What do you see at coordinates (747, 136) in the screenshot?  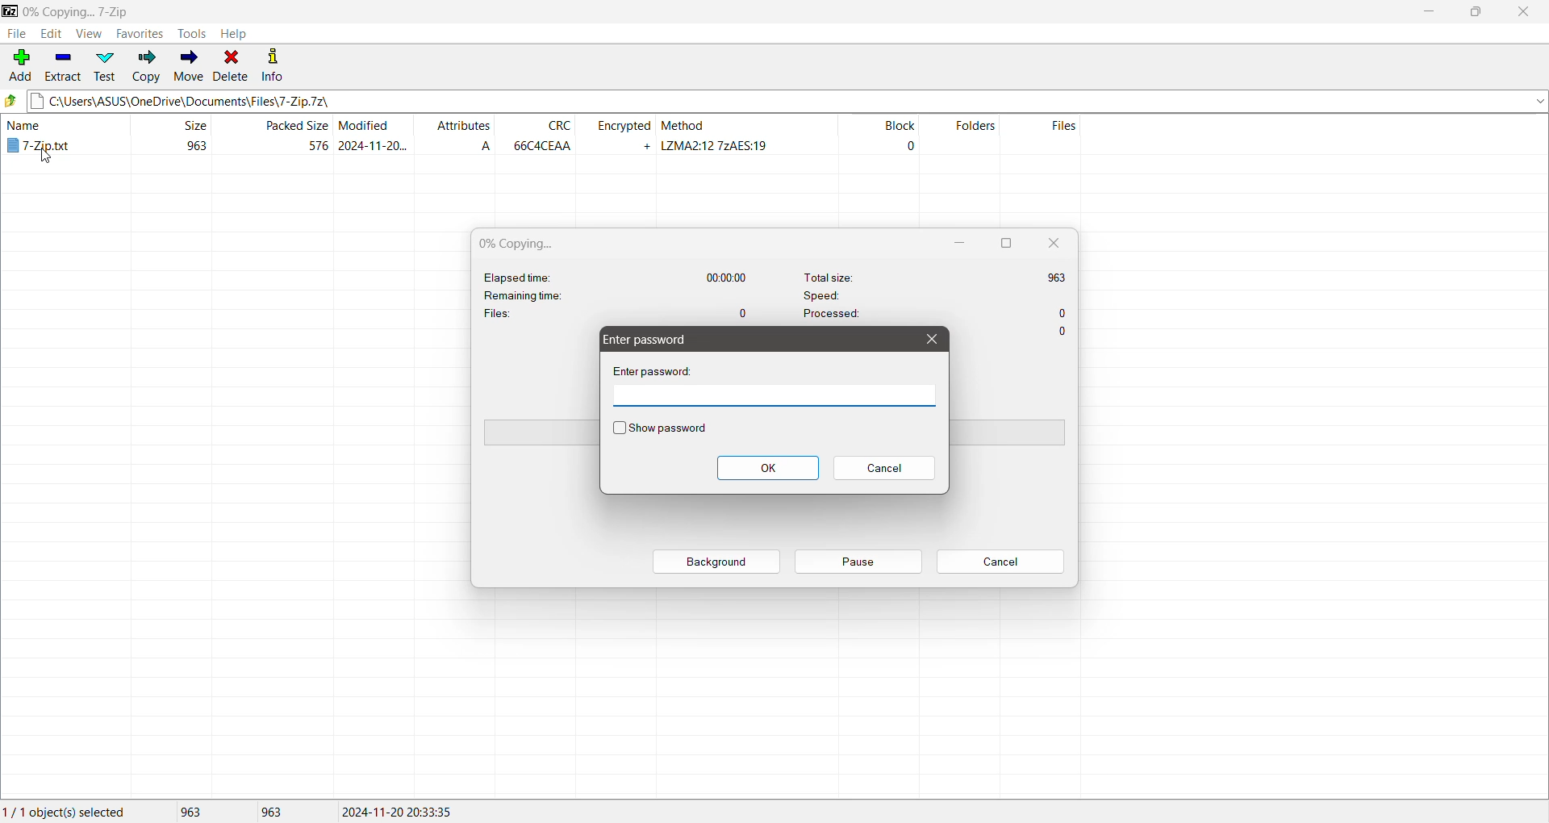 I see `Encryption Method` at bounding box center [747, 136].